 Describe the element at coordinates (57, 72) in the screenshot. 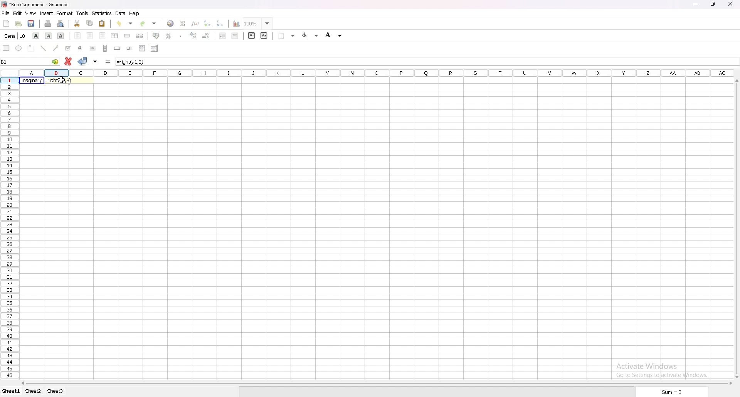

I see `selected cell column` at that location.